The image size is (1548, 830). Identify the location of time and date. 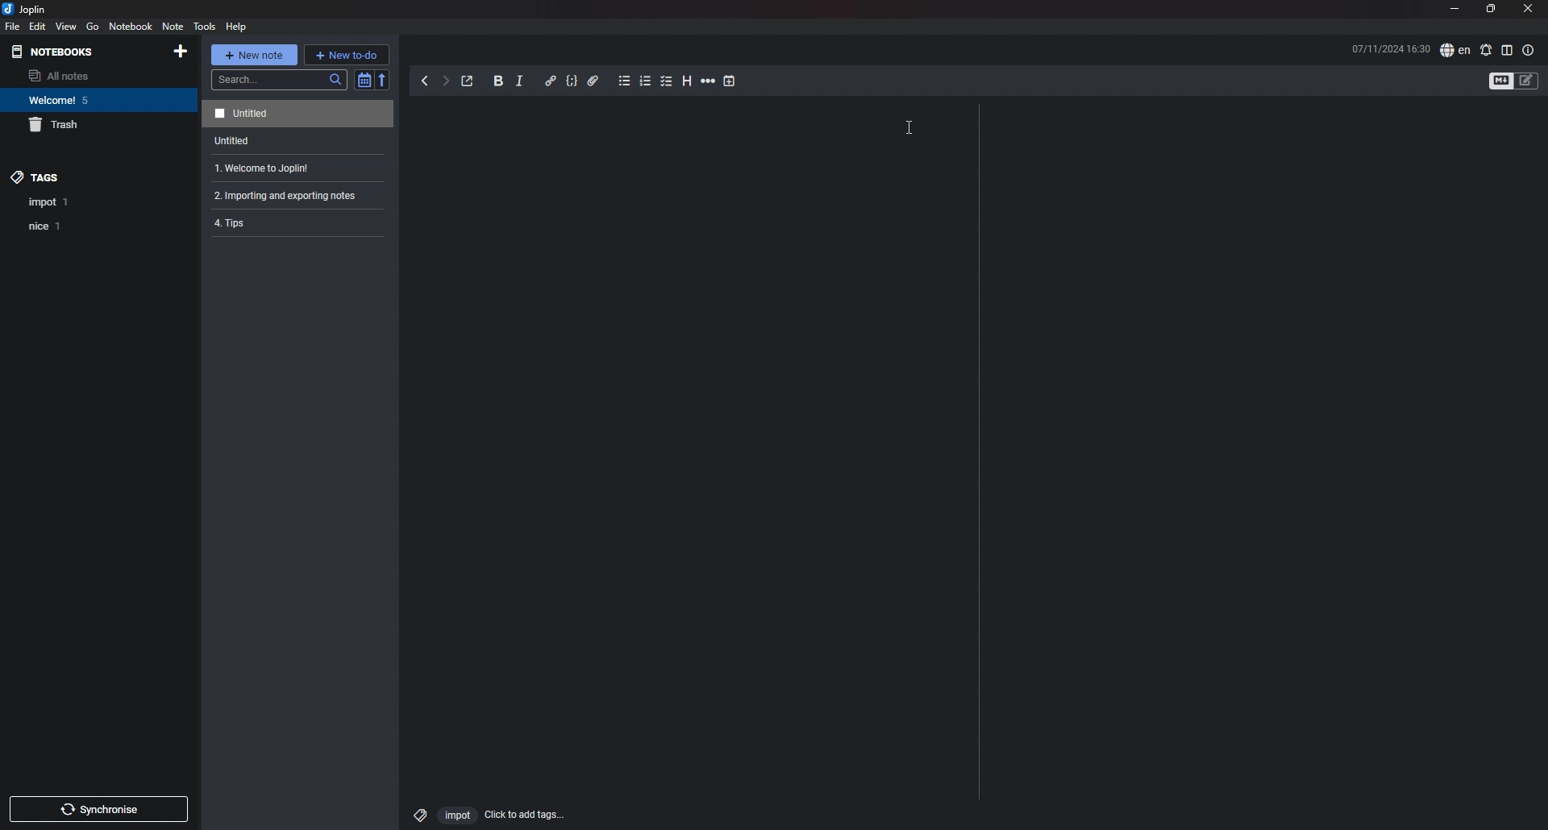
(1391, 48).